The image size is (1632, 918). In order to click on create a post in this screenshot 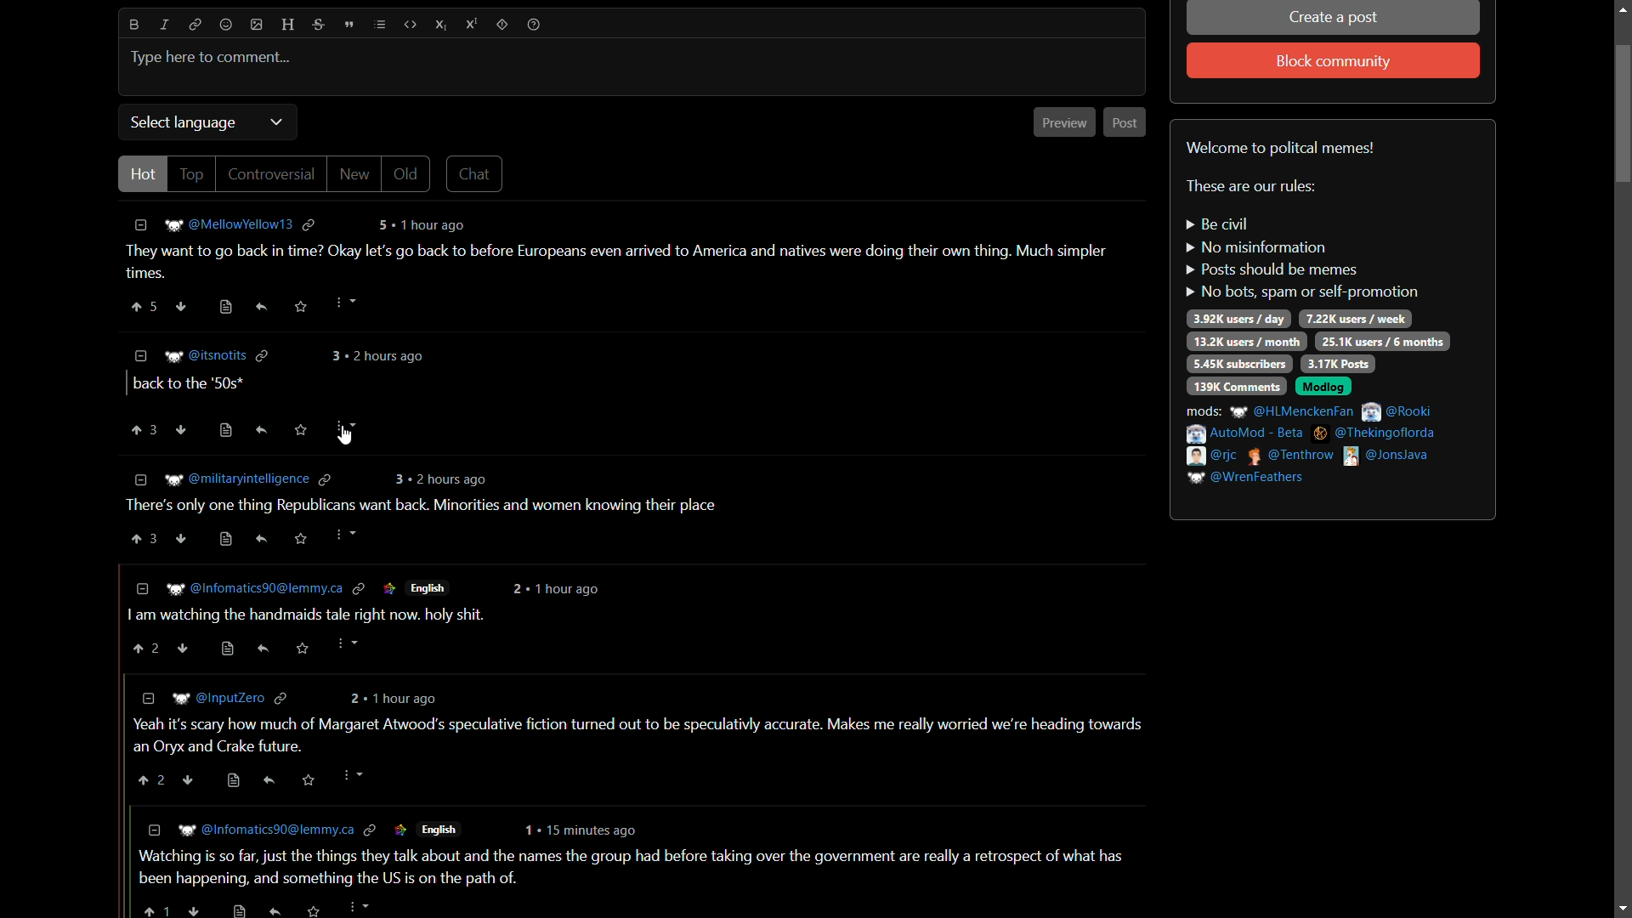, I will do `click(1335, 20)`.